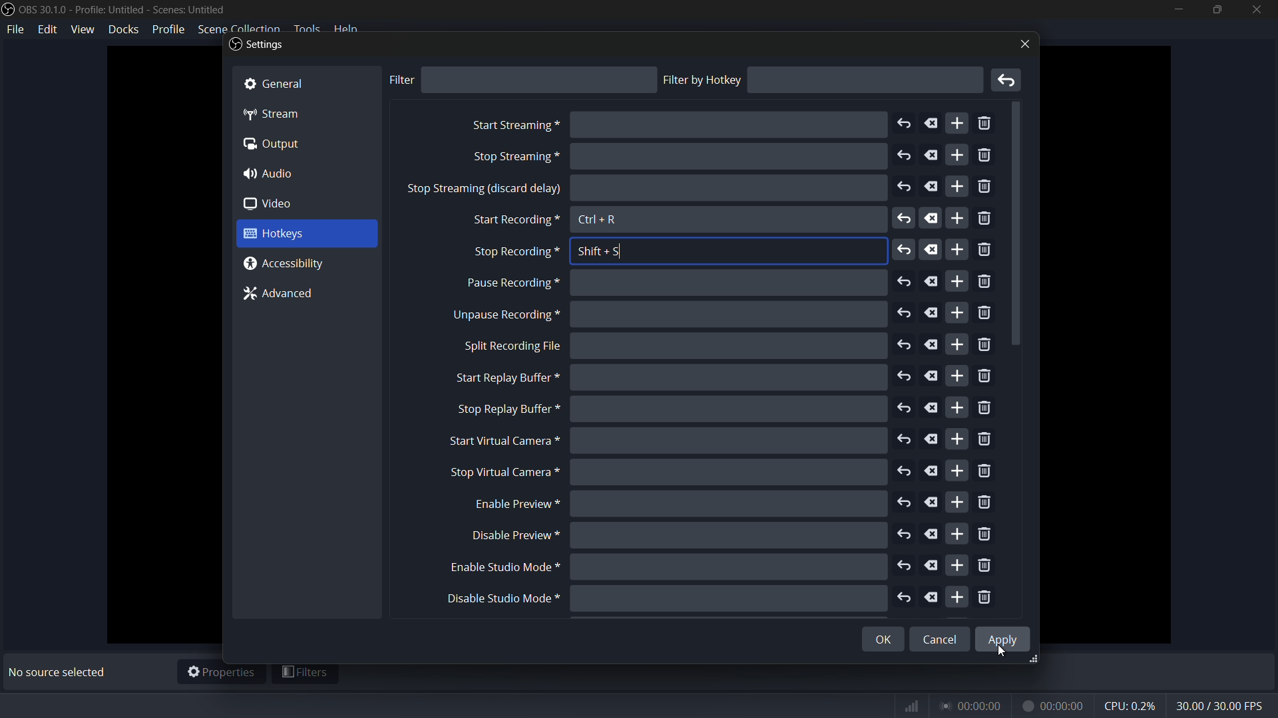  Describe the element at coordinates (987, 124) in the screenshot. I see `remove` at that location.